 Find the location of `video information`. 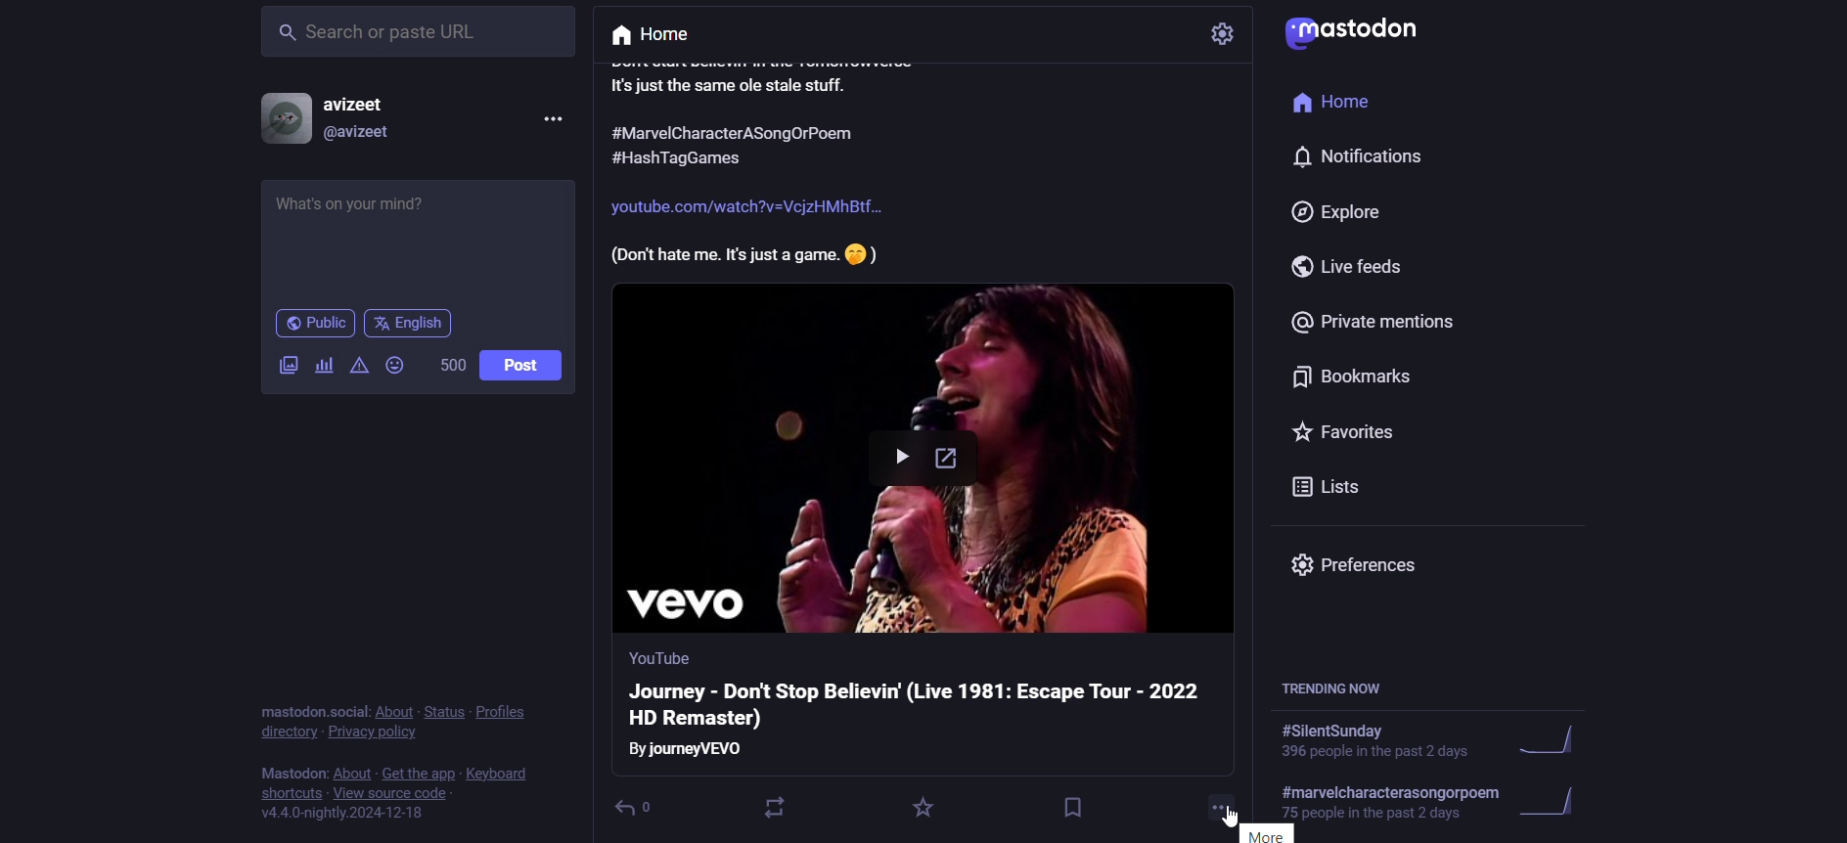

video information is located at coordinates (923, 704).